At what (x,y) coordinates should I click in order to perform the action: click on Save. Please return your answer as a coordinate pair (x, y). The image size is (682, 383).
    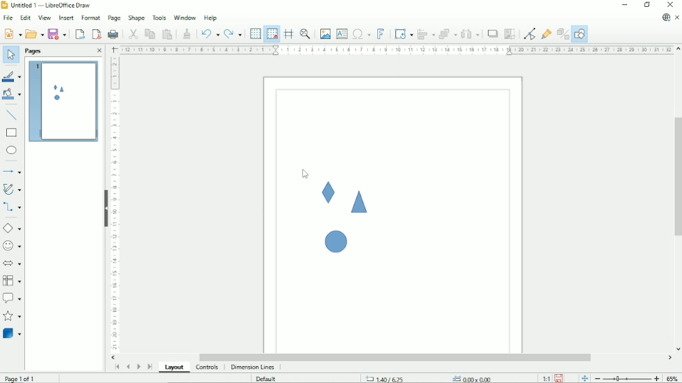
    Looking at the image, I should click on (560, 378).